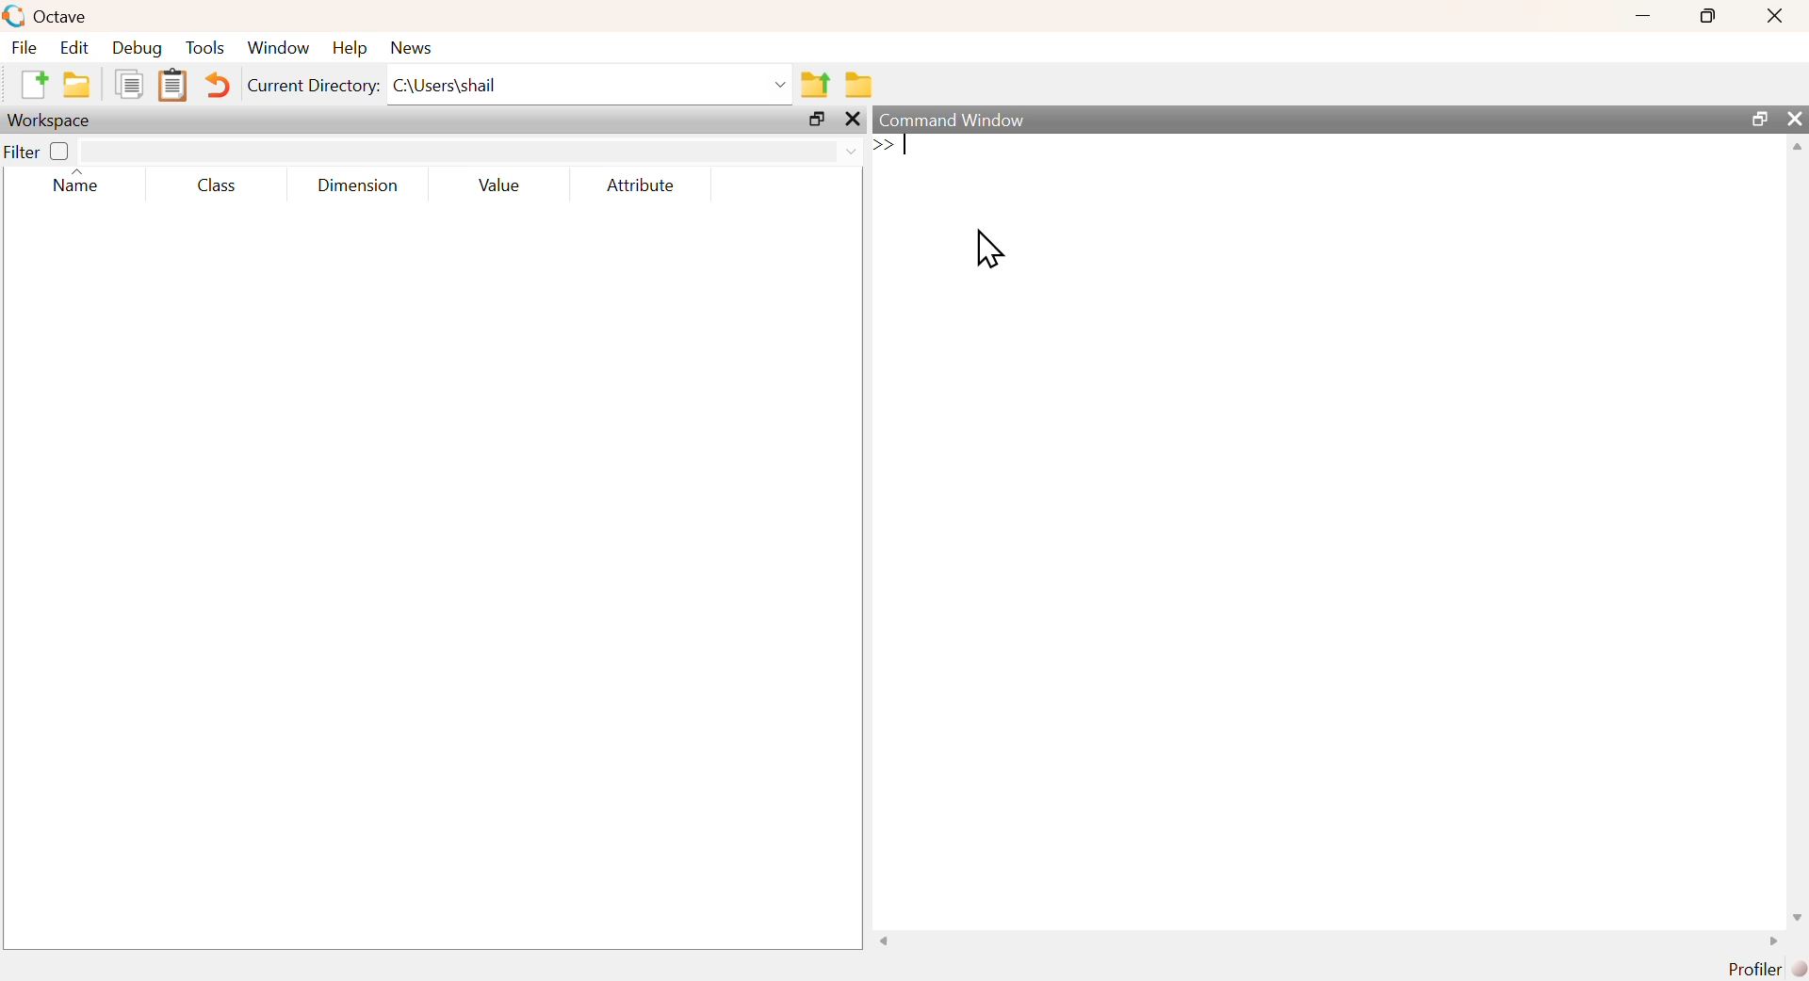 This screenshot has width=1809, height=981. Describe the element at coordinates (413, 47) in the screenshot. I see `News` at that location.